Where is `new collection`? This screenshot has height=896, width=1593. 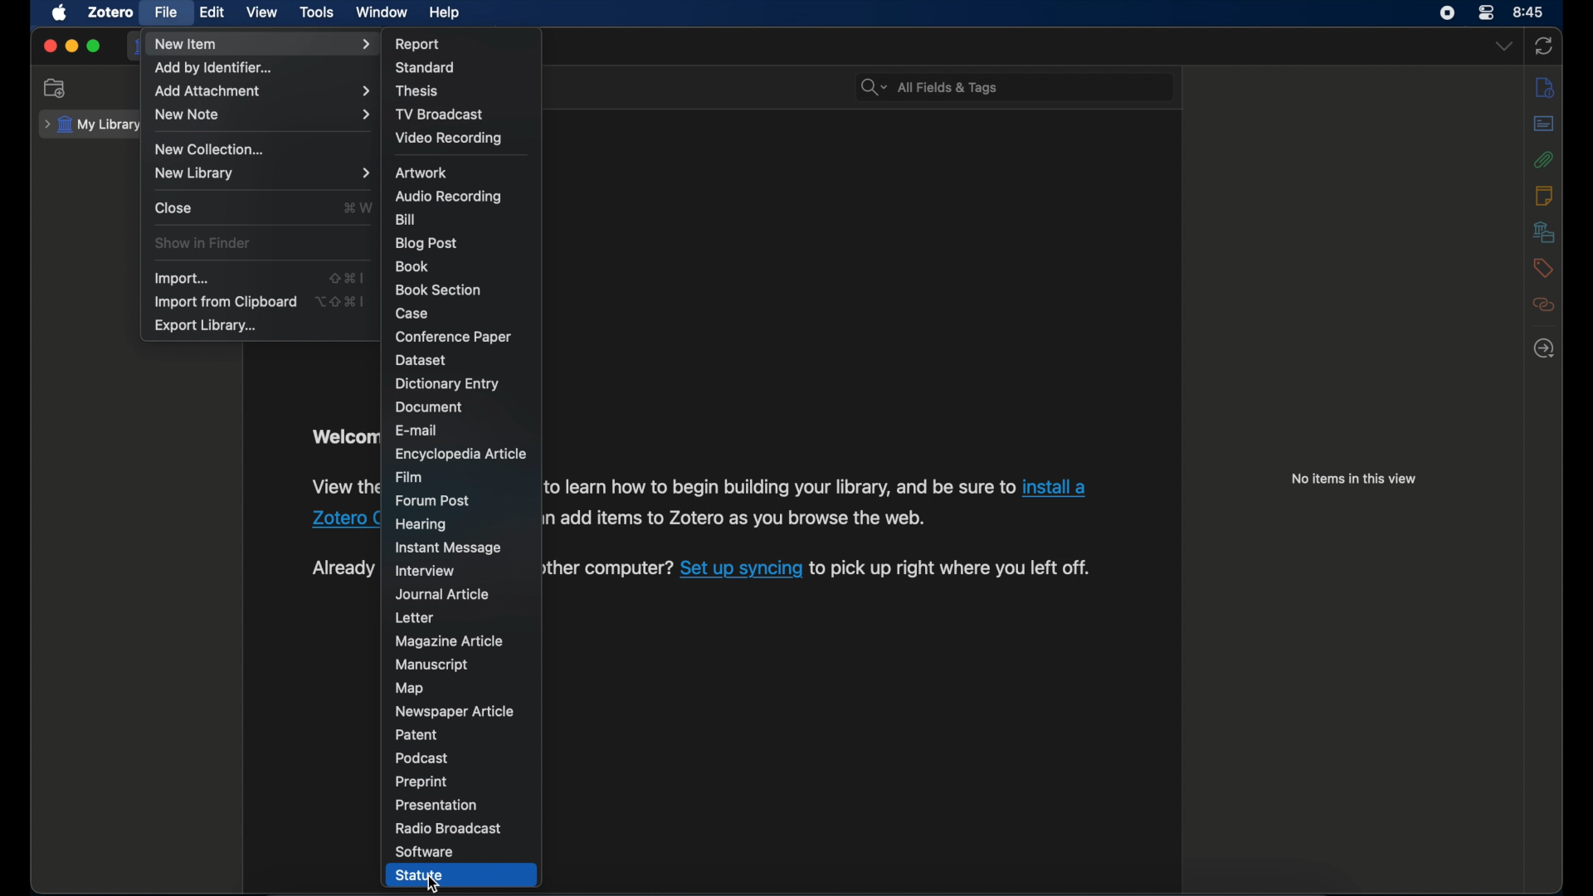
new collection is located at coordinates (56, 87).